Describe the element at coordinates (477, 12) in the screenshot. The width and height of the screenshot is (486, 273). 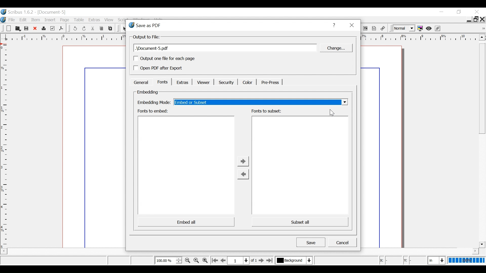
I see `Close` at that location.